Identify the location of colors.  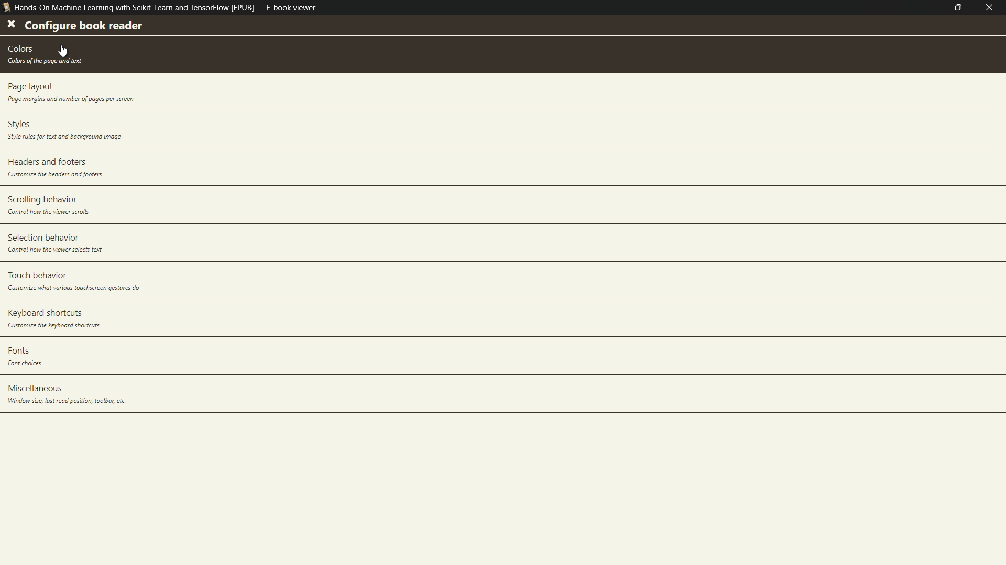
(23, 49).